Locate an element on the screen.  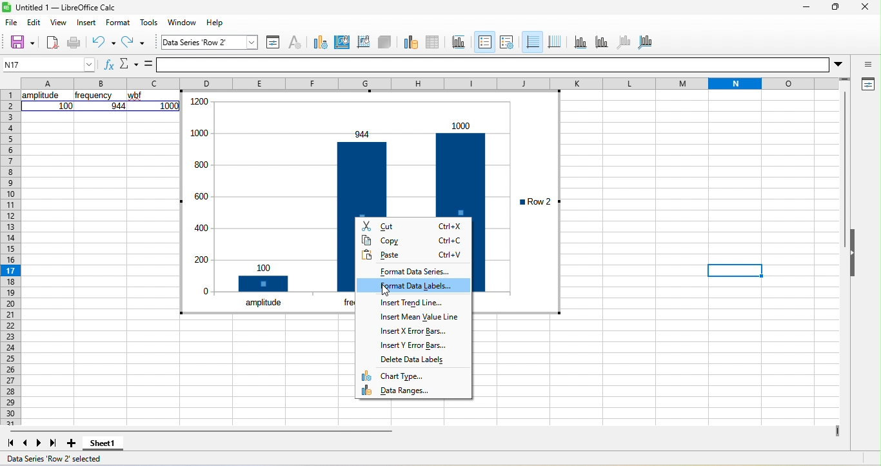
format is located at coordinates (118, 23).